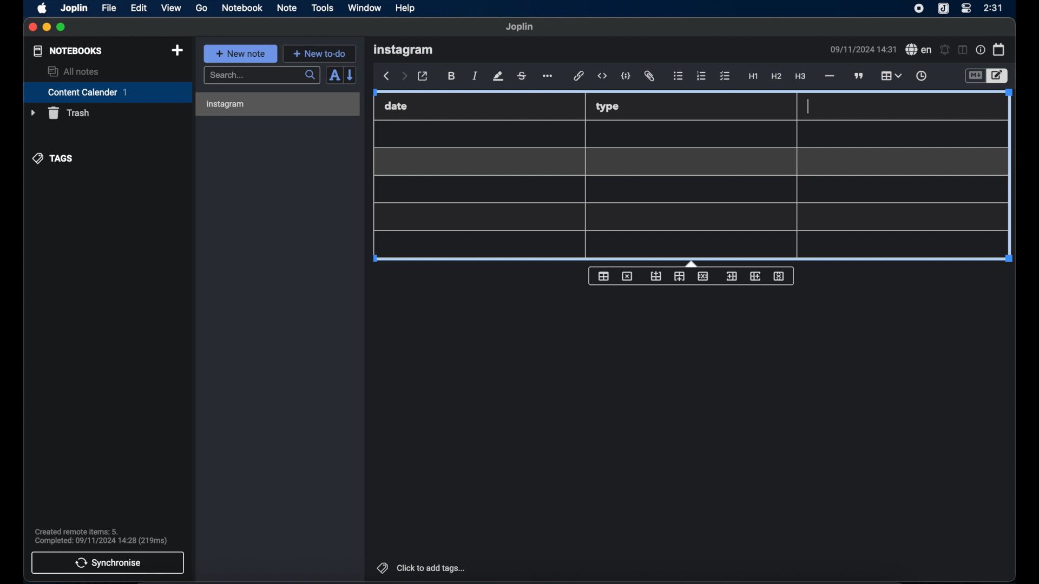 The width and height of the screenshot is (1039, 584). What do you see at coordinates (777, 76) in the screenshot?
I see `heading 2` at bounding box center [777, 76].